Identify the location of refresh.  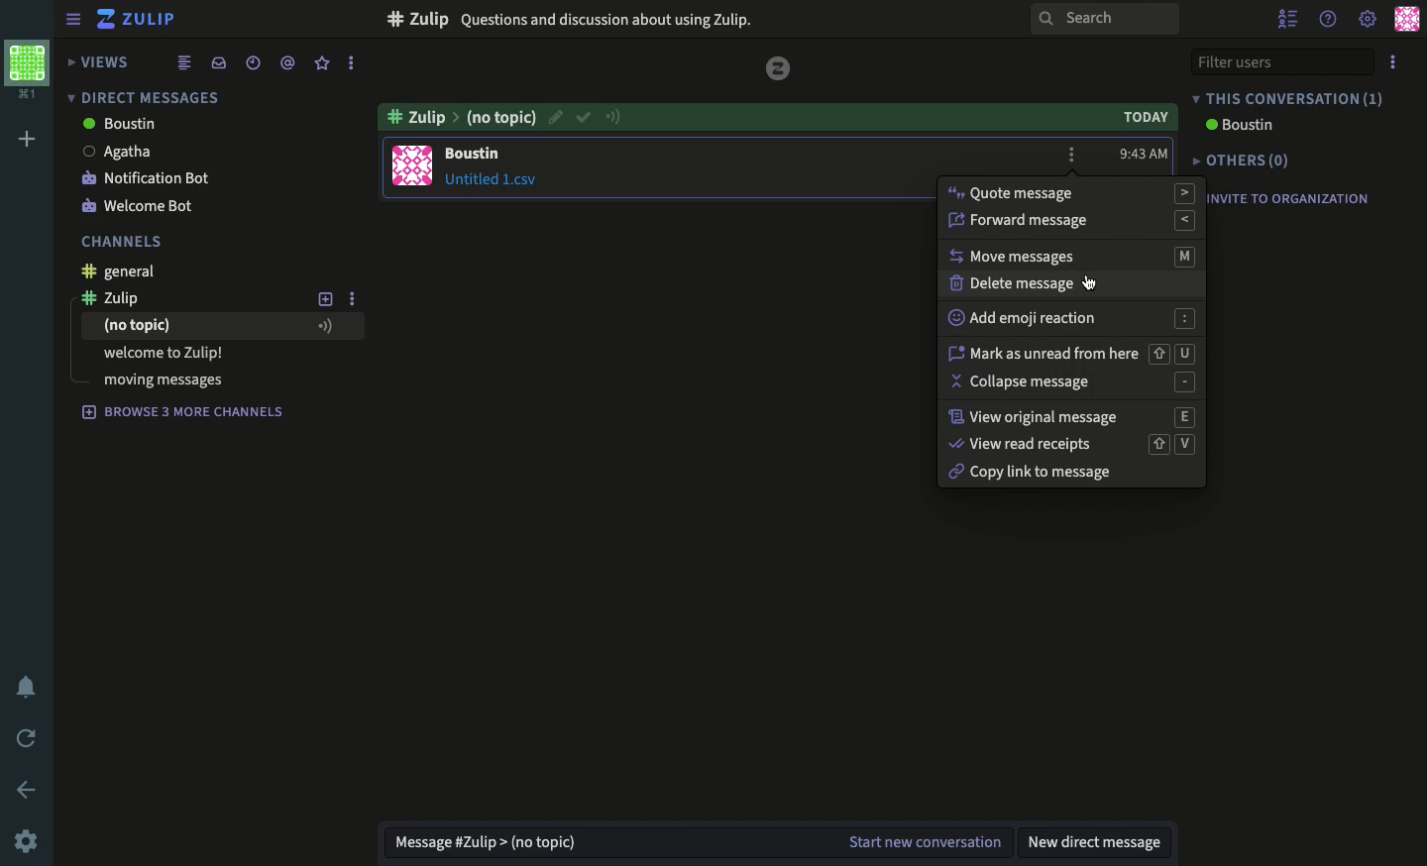
(28, 739).